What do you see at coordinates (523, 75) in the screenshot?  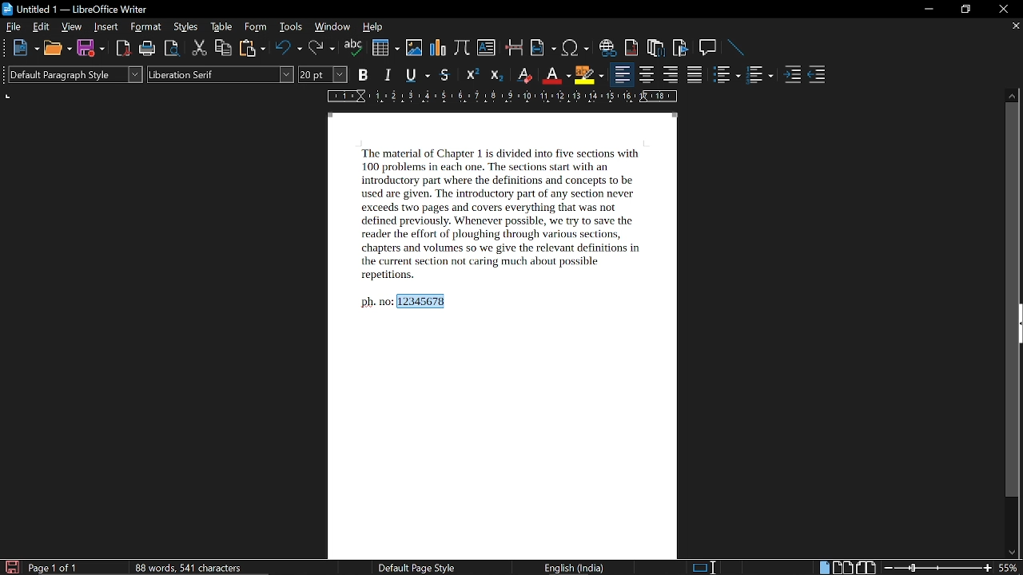 I see `eraser` at bounding box center [523, 75].